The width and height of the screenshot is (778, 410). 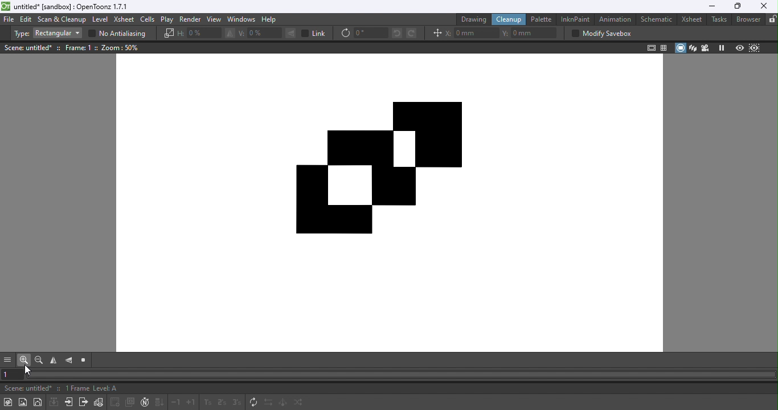 What do you see at coordinates (472, 19) in the screenshot?
I see `Drawing` at bounding box center [472, 19].